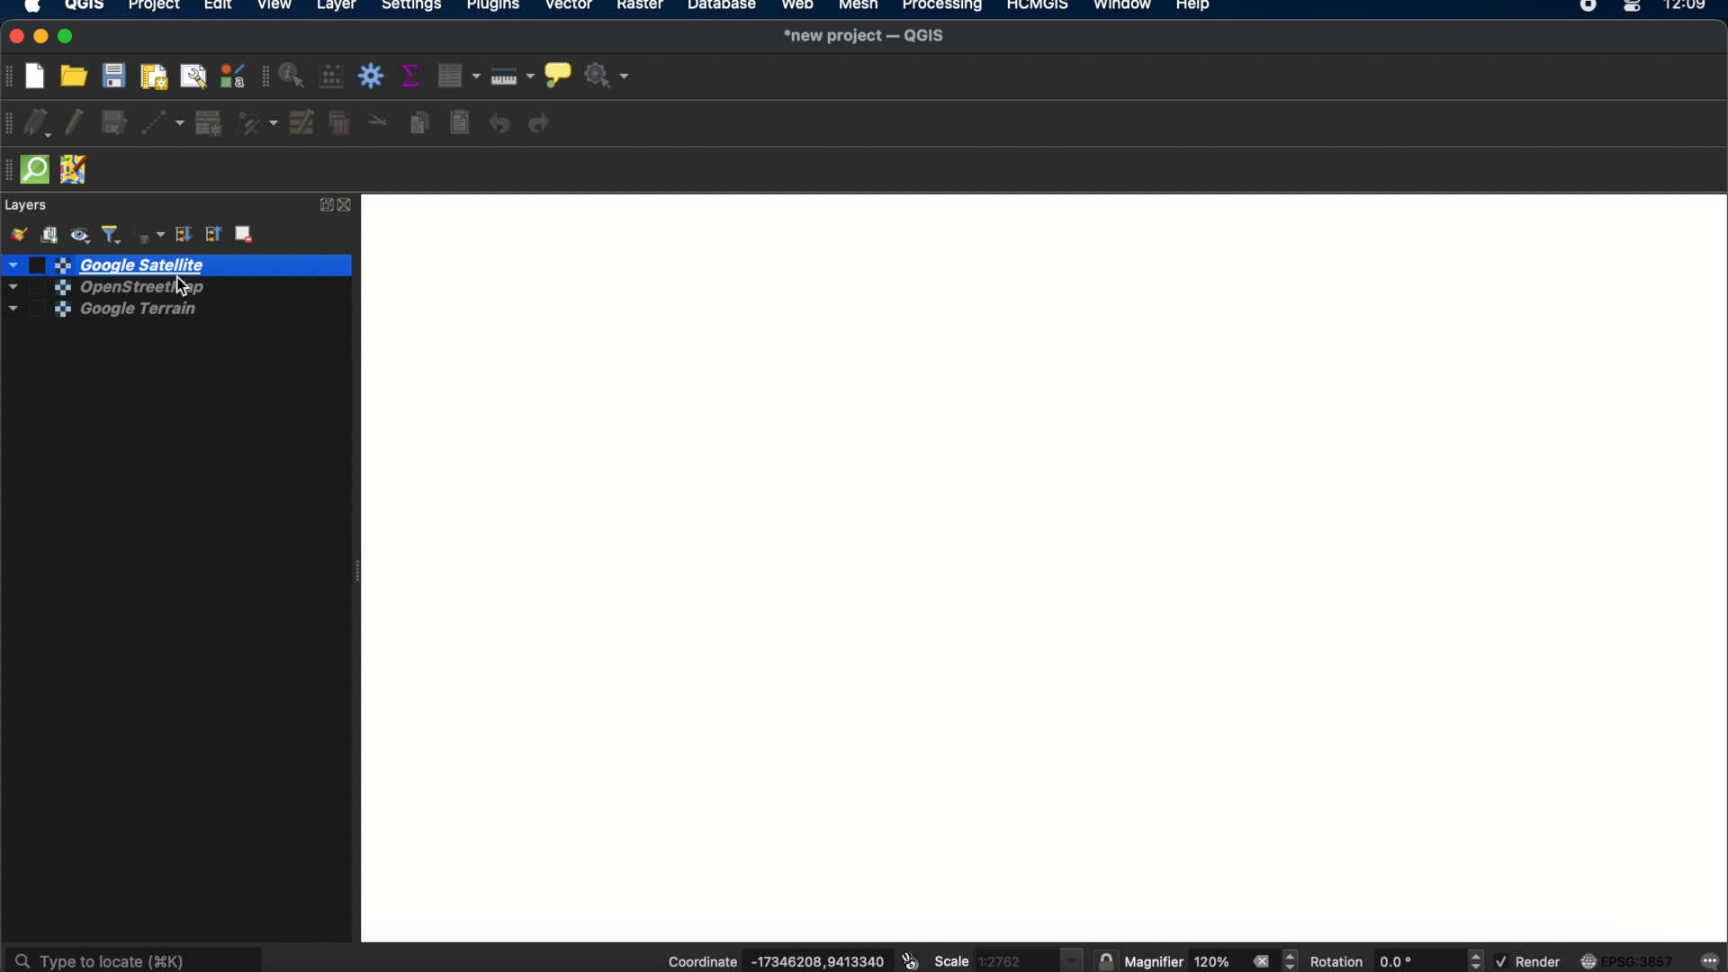 The height and width of the screenshot is (972, 1728). I want to click on render, so click(1527, 961).